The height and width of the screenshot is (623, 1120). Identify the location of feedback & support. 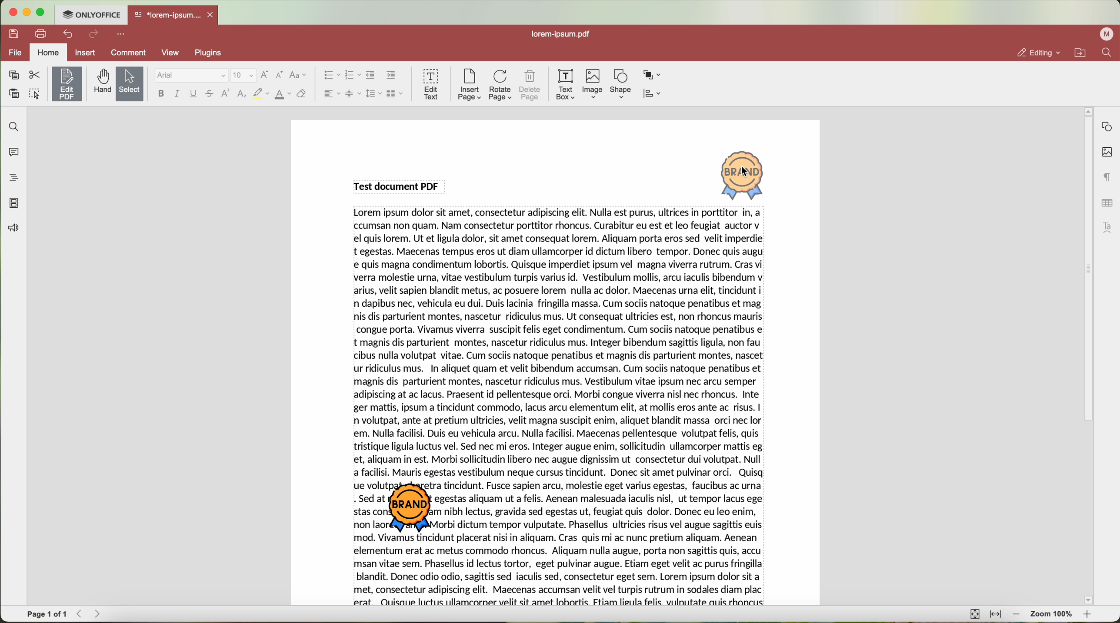
(13, 229).